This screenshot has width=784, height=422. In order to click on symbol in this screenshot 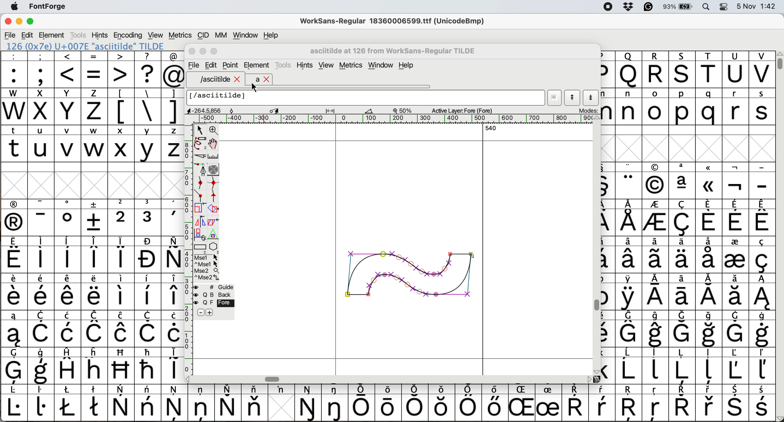, I will do `click(683, 181)`.